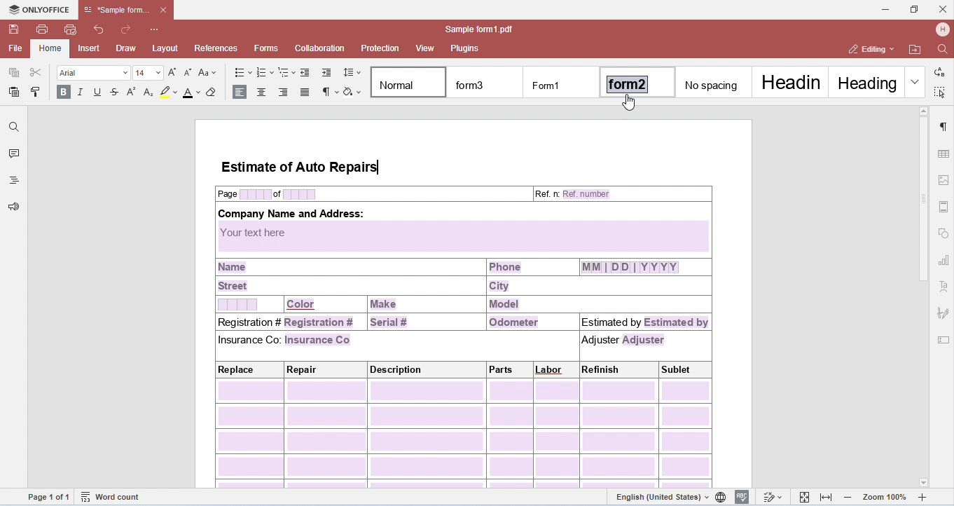 The image size is (954, 506). Describe the element at coordinates (466, 48) in the screenshot. I see `plugins` at that location.